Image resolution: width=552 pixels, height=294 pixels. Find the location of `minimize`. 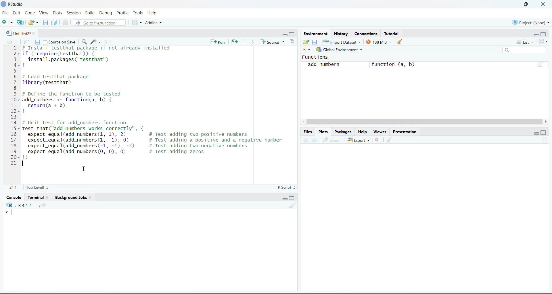

minimize is located at coordinates (537, 133).